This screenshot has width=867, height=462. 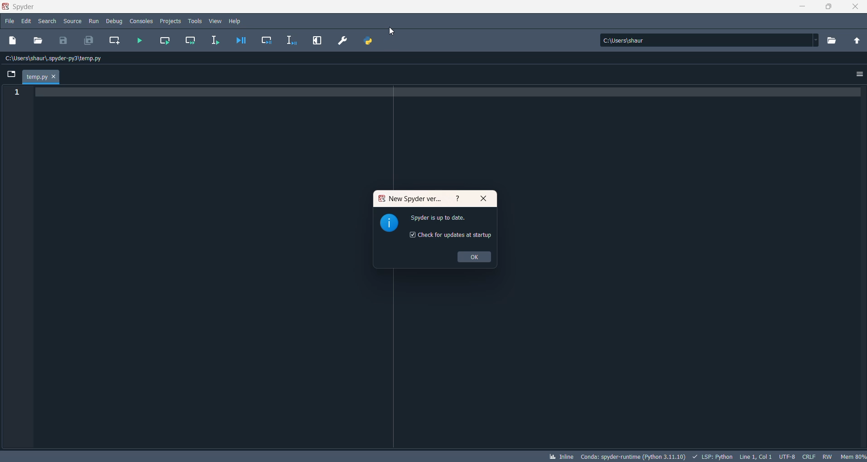 What do you see at coordinates (484, 199) in the screenshot?
I see `close` at bounding box center [484, 199].